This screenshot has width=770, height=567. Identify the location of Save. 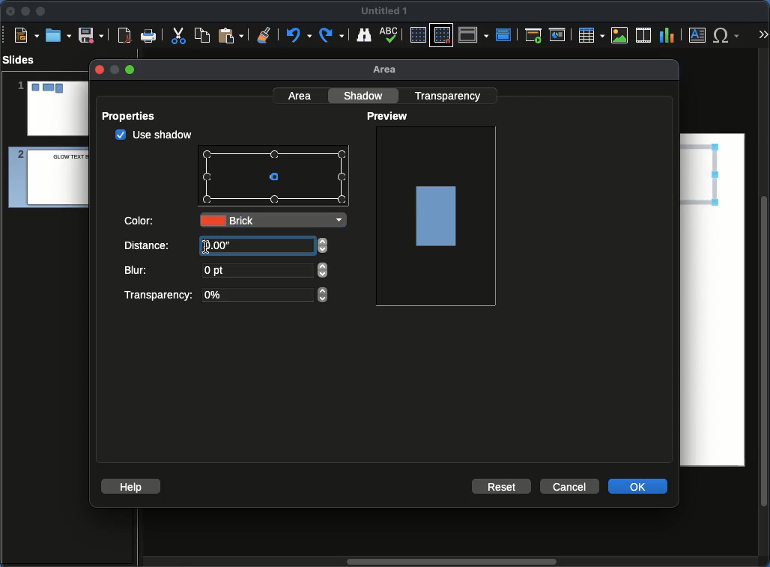
(92, 34).